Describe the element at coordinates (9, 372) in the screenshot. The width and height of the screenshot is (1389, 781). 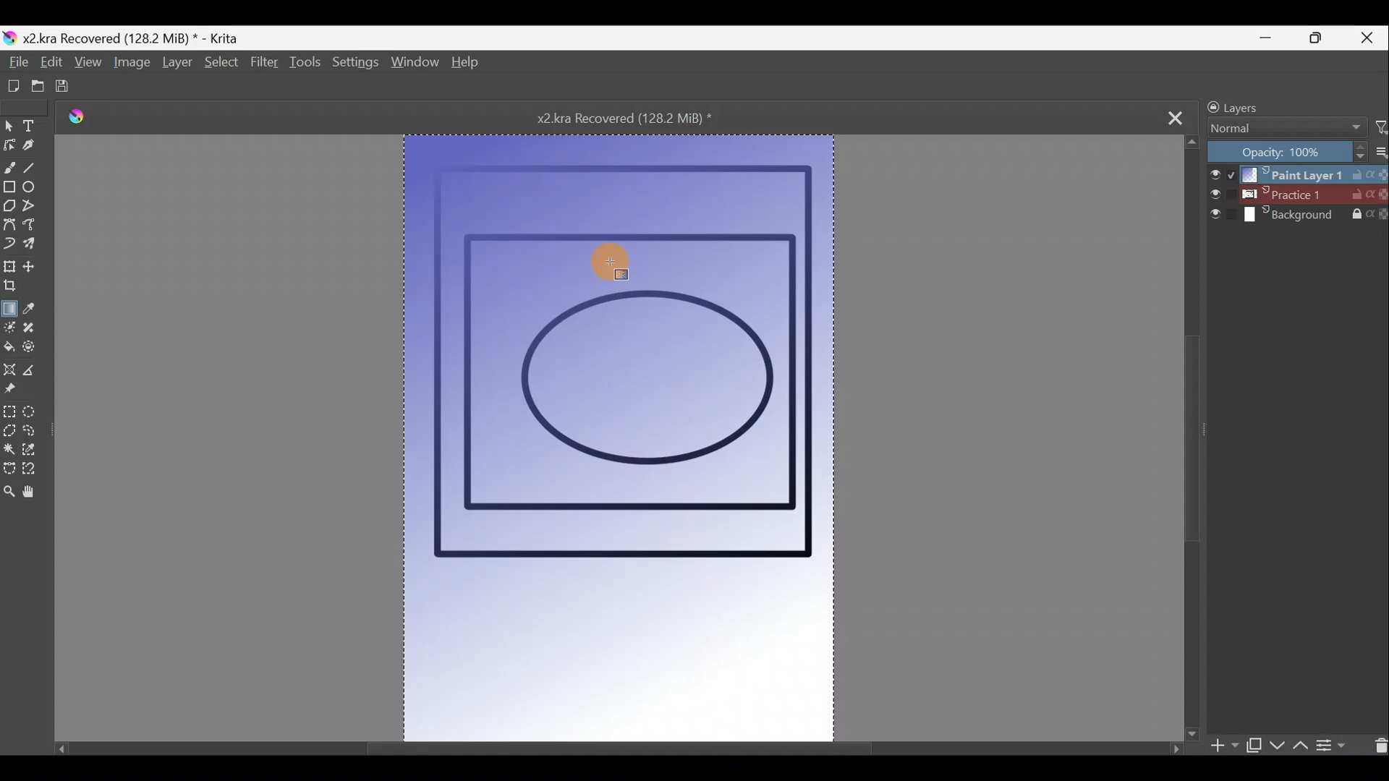
I see `Assistant tool` at that location.